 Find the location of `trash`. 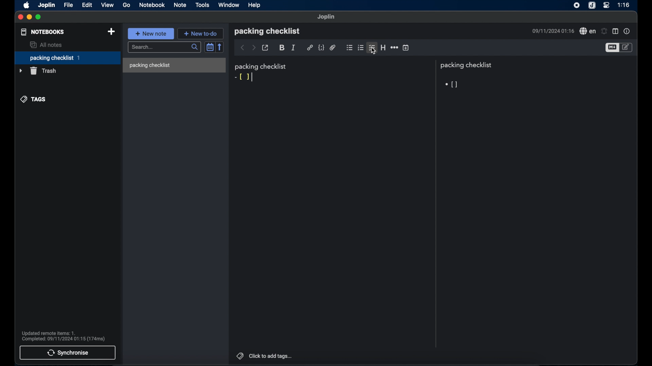

trash is located at coordinates (38, 71).